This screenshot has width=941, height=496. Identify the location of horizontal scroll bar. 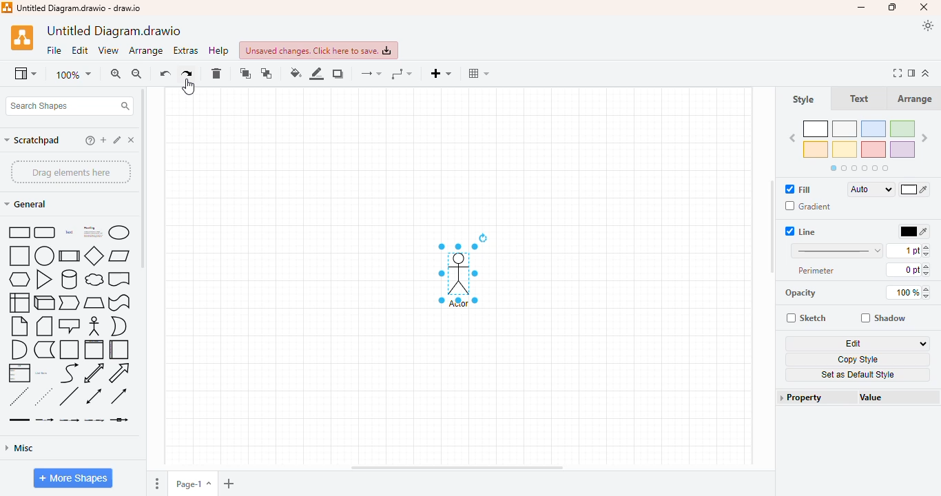
(457, 468).